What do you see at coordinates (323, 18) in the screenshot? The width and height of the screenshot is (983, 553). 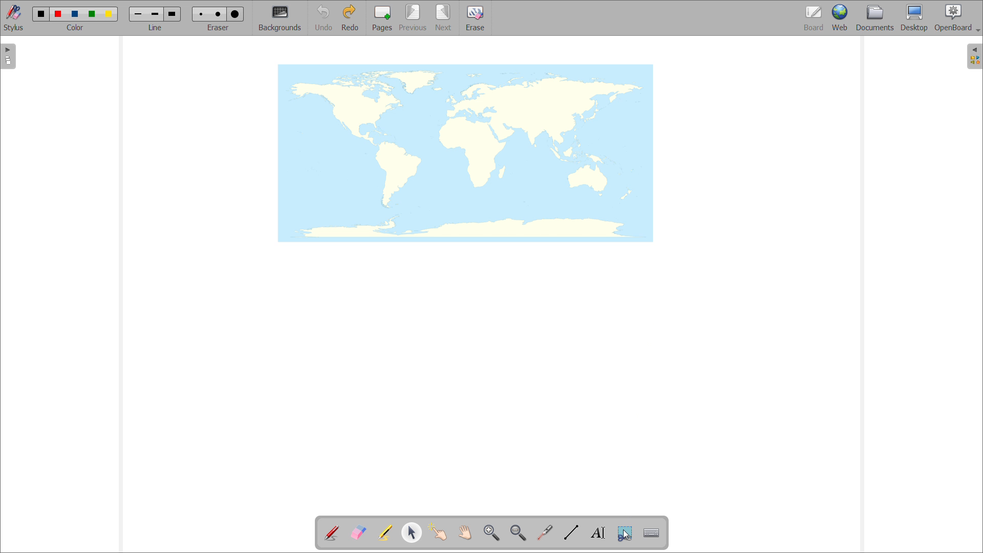 I see `undo` at bounding box center [323, 18].